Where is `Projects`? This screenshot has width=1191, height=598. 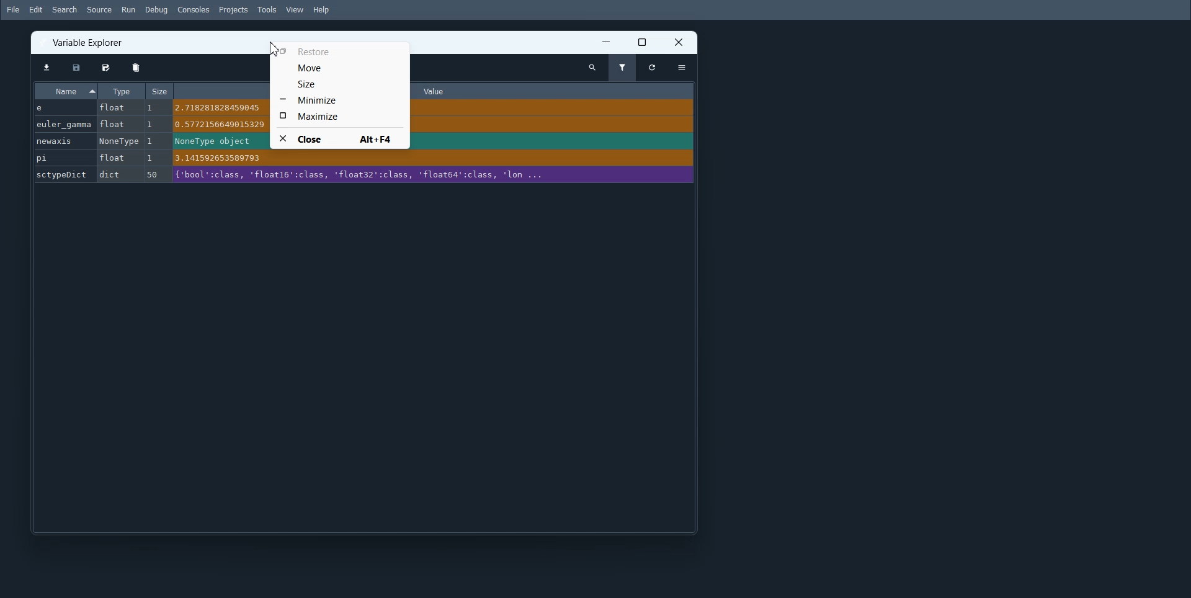
Projects is located at coordinates (233, 9).